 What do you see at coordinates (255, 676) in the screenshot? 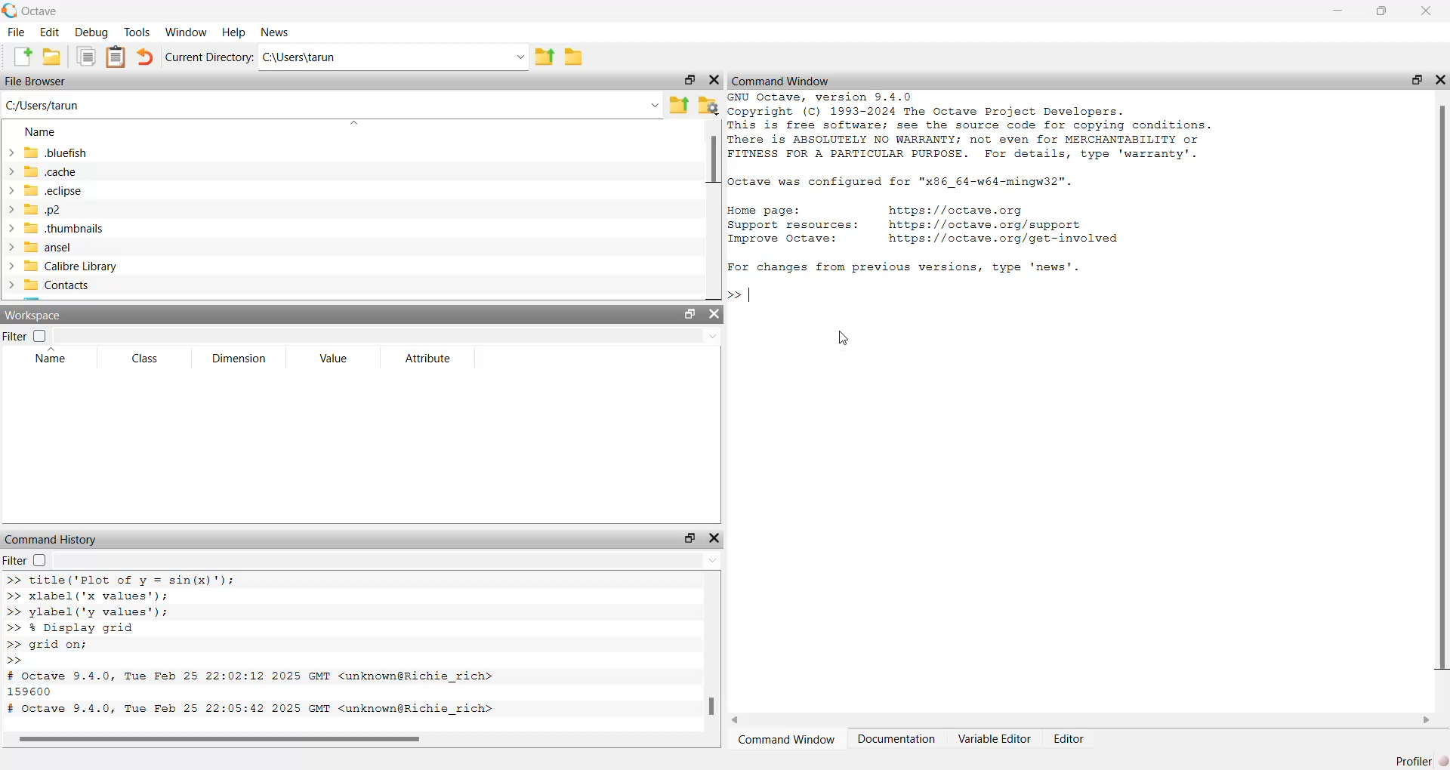
I see `# Octave 9.4.0, Tue Feb 25 22:02:12 2025 GMT <unknown@Richie rich>` at bounding box center [255, 676].